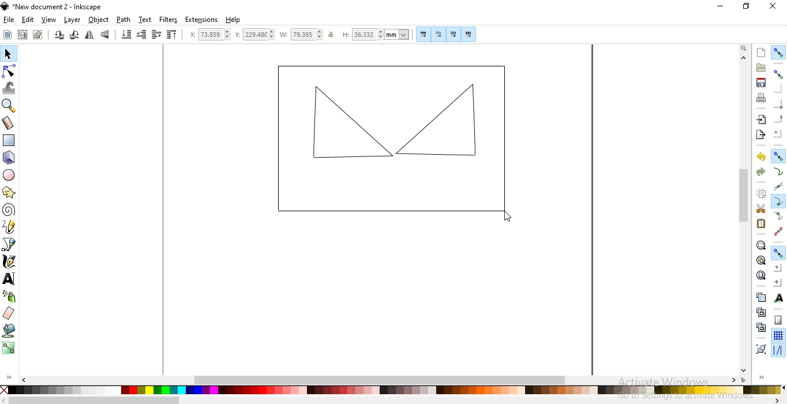 The height and width of the screenshot is (404, 787). I want to click on create circles, arcs and ellipses, so click(10, 174).